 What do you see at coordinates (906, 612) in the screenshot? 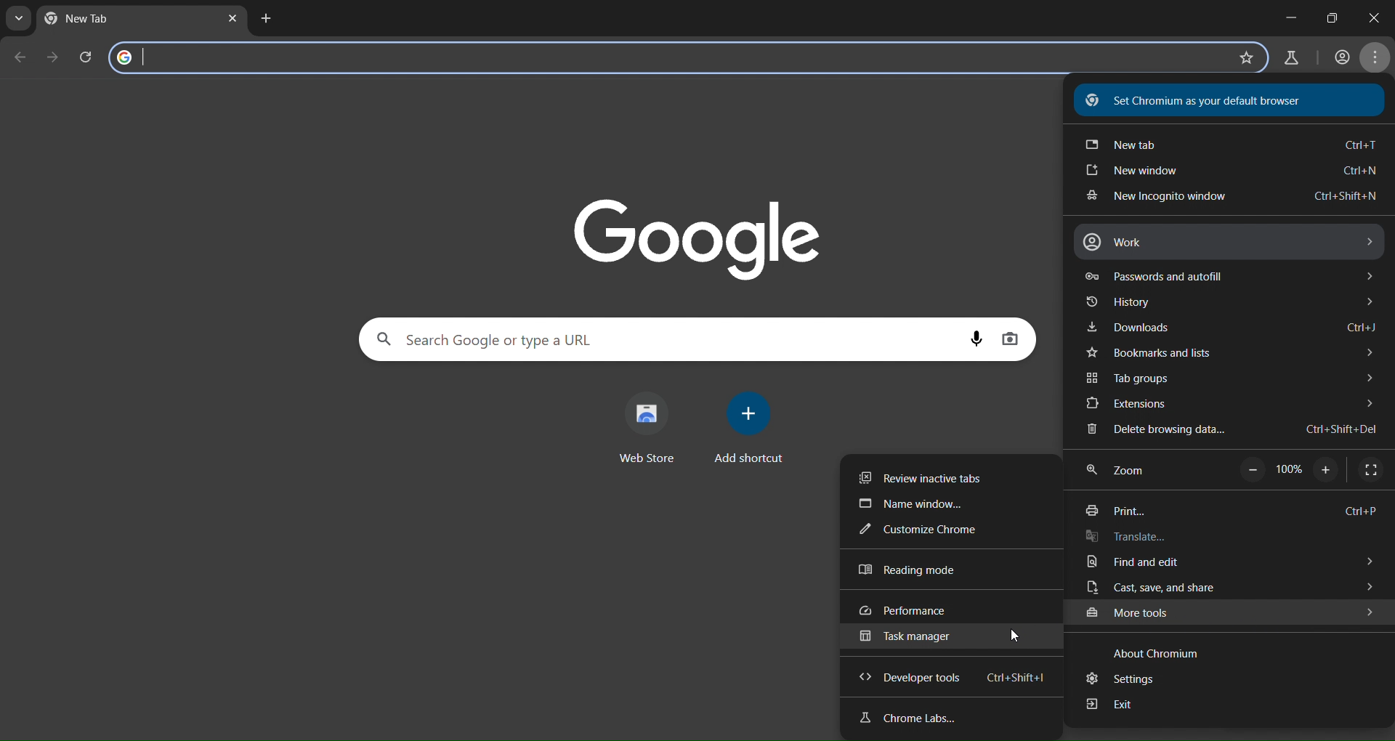
I see `performance` at bounding box center [906, 612].